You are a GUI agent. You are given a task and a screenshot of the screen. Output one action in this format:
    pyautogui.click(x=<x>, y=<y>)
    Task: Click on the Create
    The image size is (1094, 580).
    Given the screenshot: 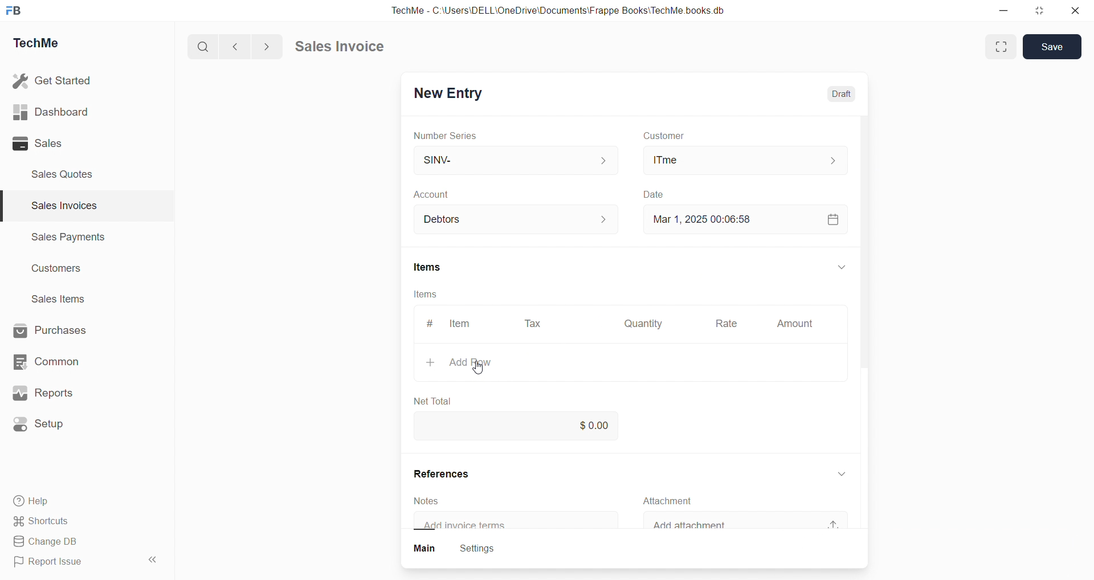 What is the action you would take?
    pyautogui.click(x=650, y=193)
    